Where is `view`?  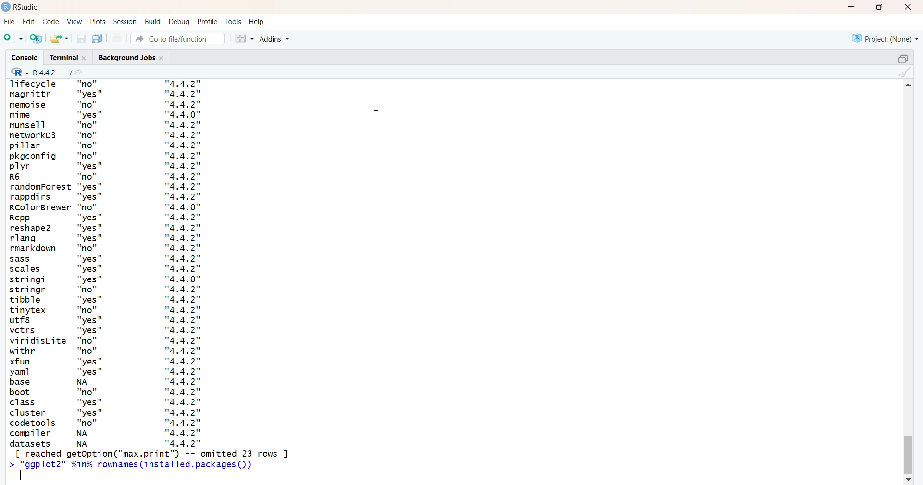
view is located at coordinates (74, 21).